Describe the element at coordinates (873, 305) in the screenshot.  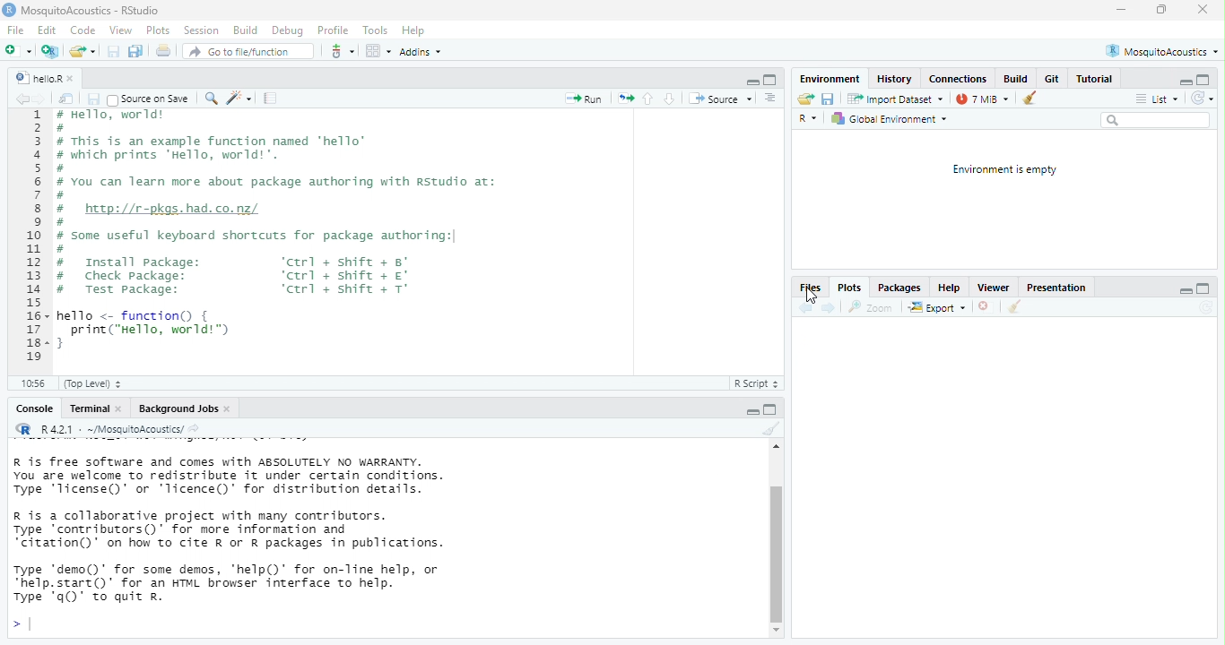
I see `zoom` at that location.